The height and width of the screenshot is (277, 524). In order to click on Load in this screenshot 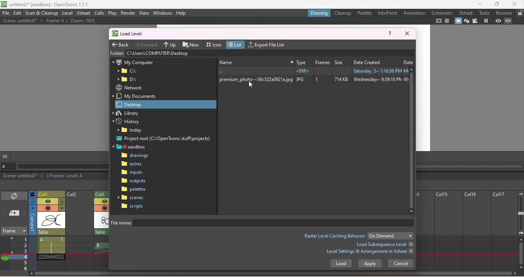, I will do `click(341, 264)`.